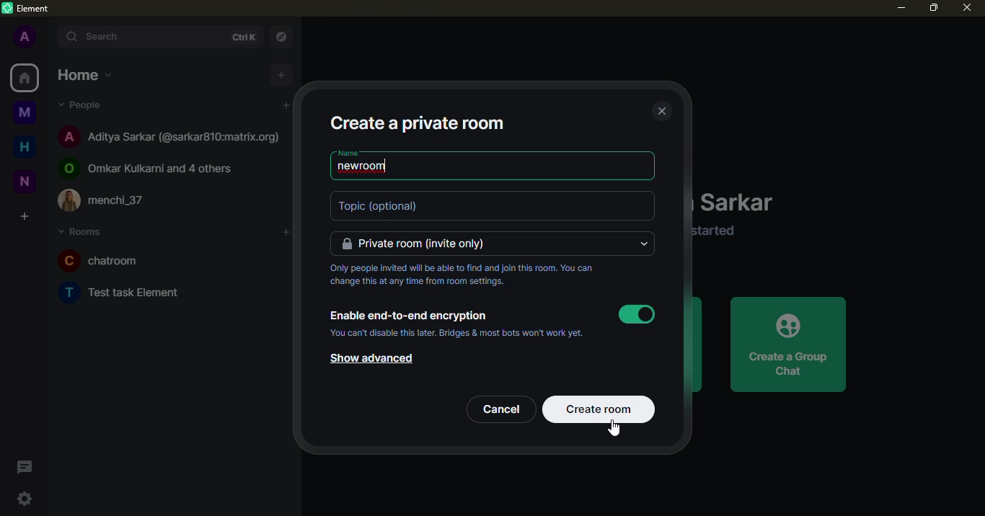 This screenshot has width=985, height=516. Describe the element at coordinates (661, 110) in the screenshot. I see `close` at that location.